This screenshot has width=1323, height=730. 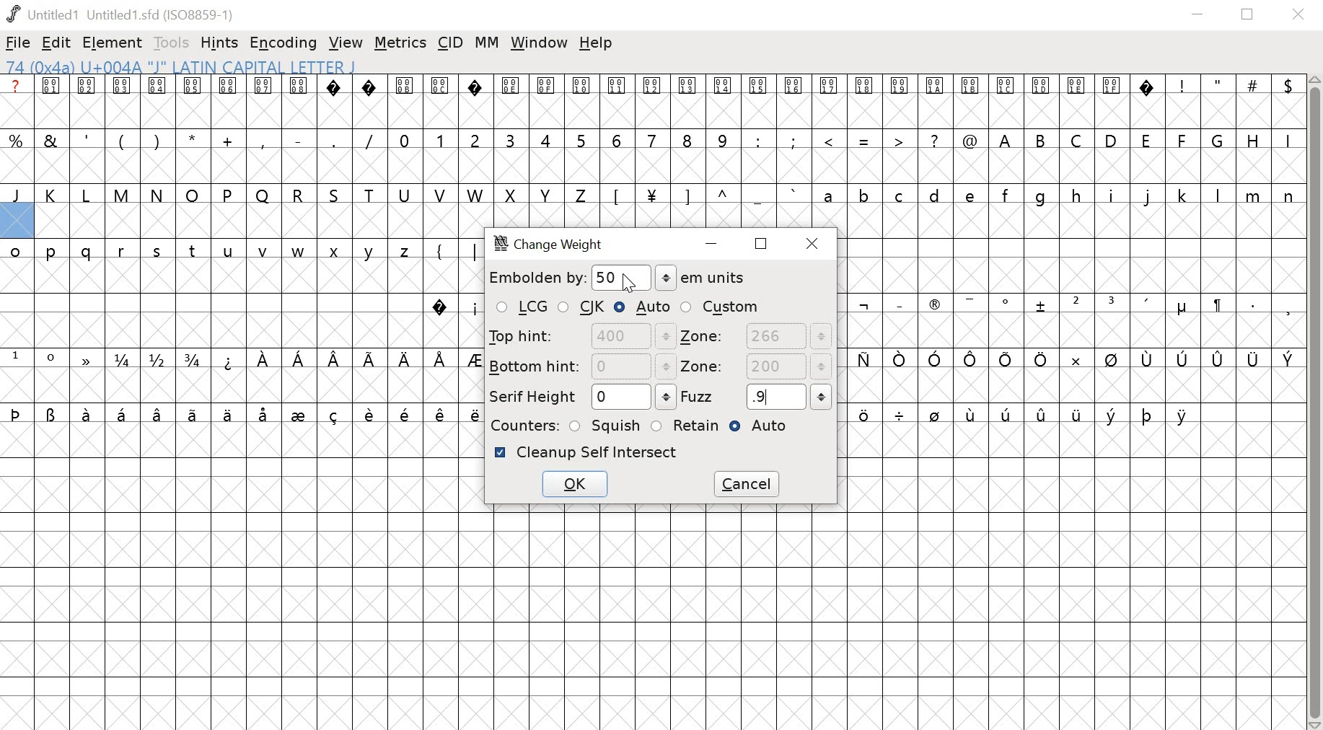 What do you see at coordinates (114, 43) in the screenshot?
I see `ELEMENT` at bounding box center [114, 43].